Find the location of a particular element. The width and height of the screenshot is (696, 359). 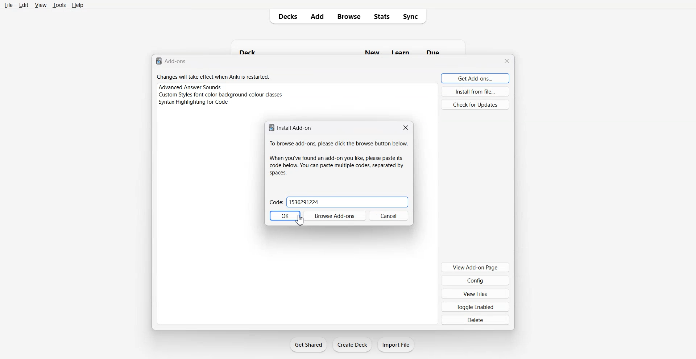

Cancel is located at coordinates (389, 215).